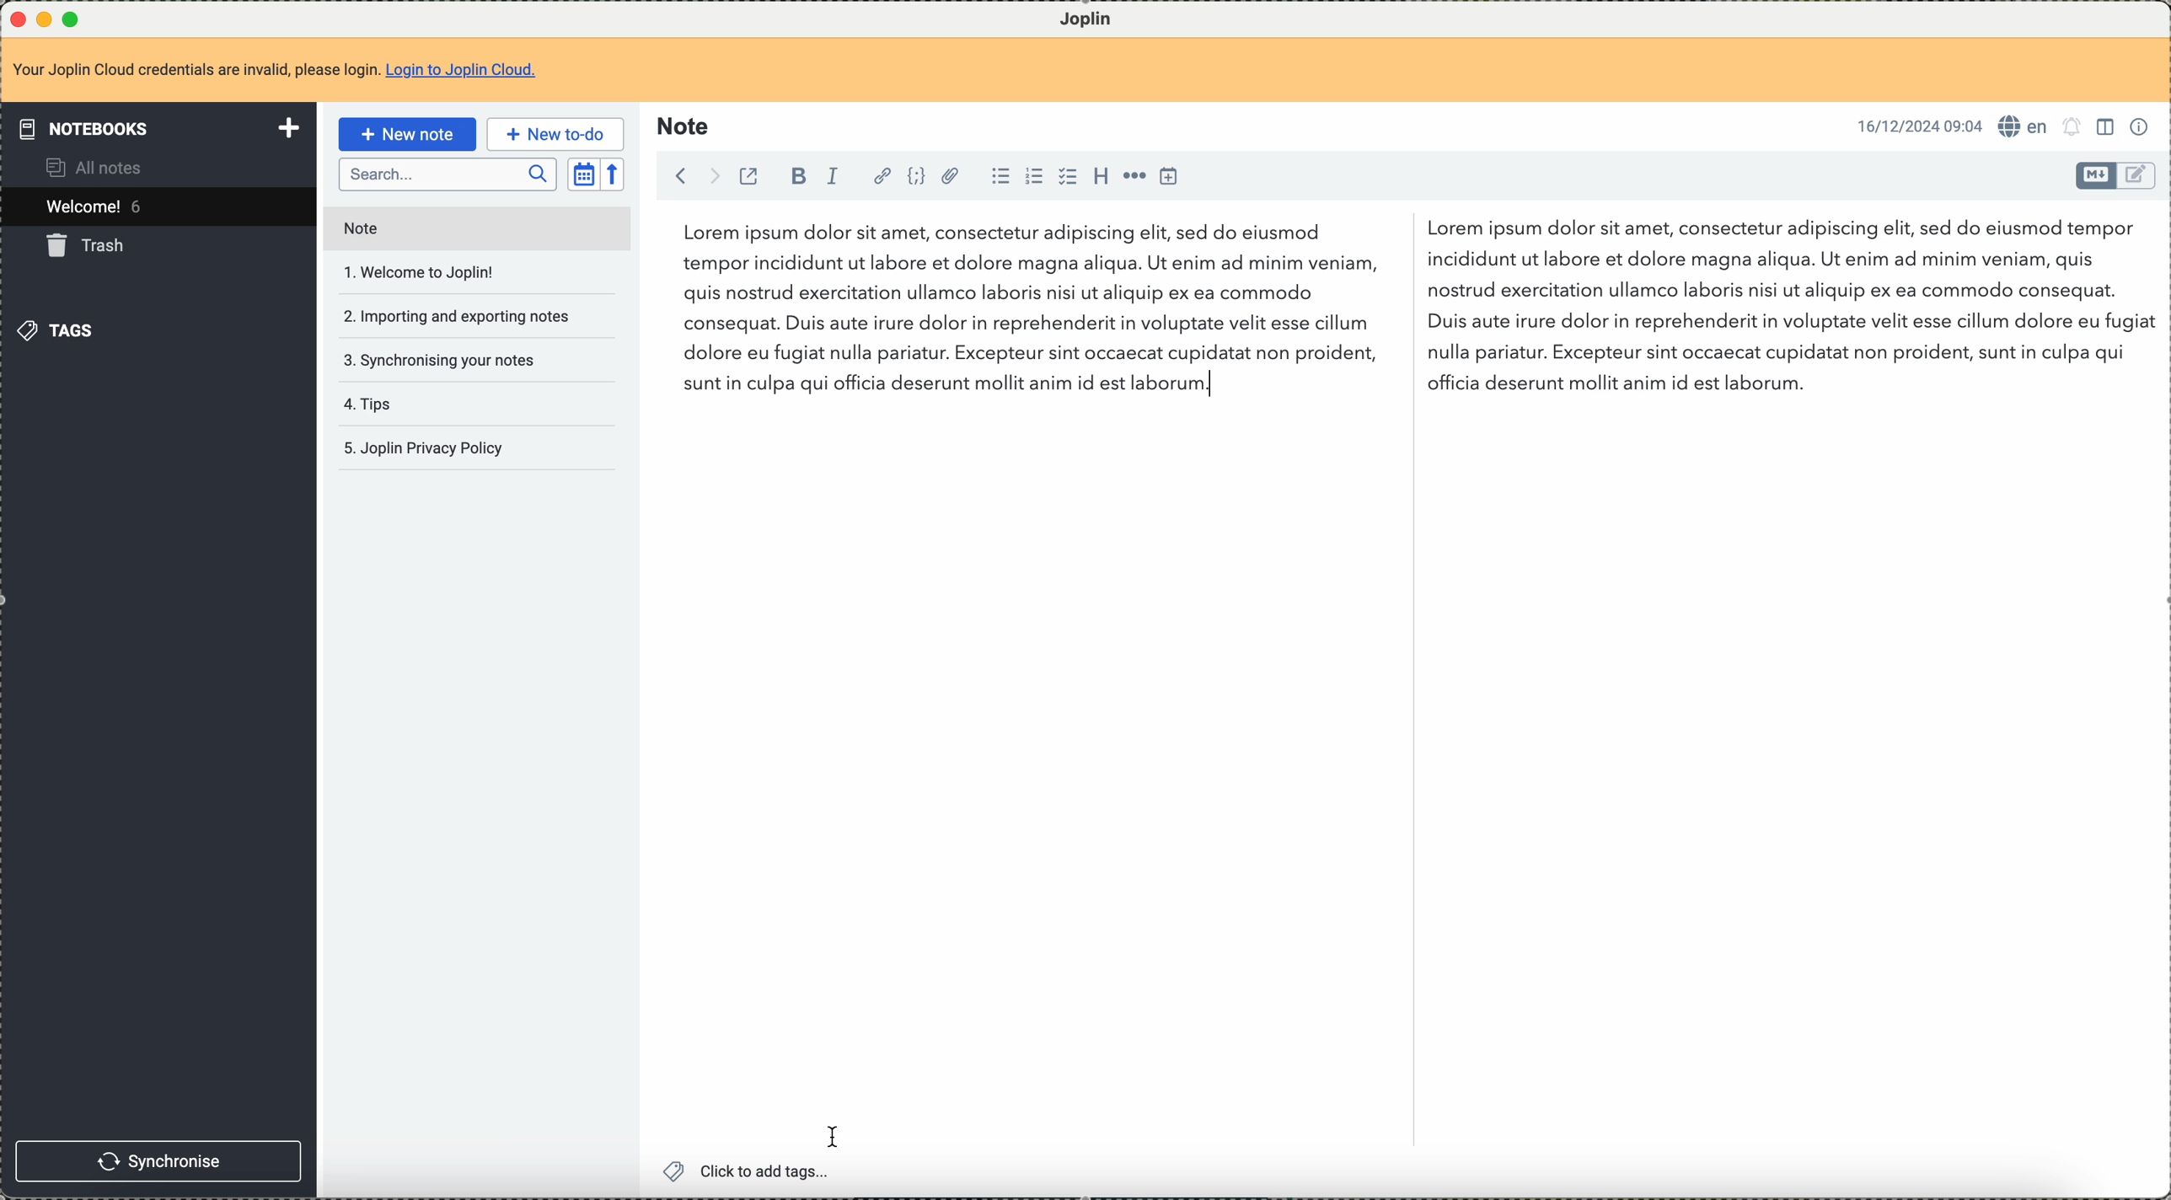 The image size is (2171, 1200). I want to click on all notes, so click(103, 165).